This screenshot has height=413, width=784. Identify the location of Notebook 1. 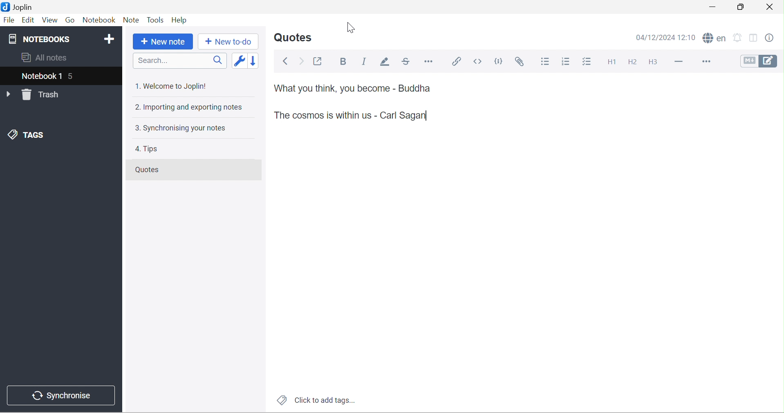
(40, 76).